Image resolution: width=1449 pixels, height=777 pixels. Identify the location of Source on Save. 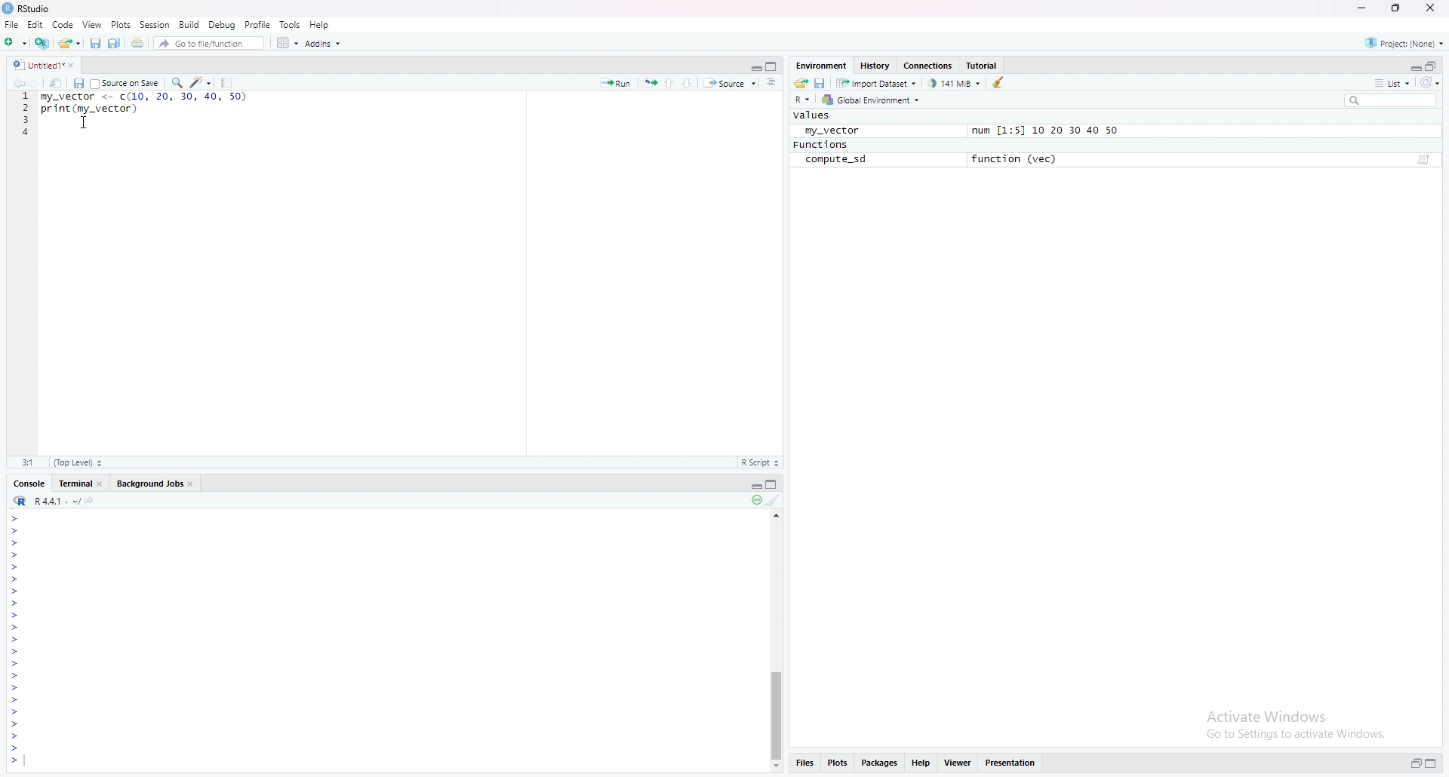
(125, 82).